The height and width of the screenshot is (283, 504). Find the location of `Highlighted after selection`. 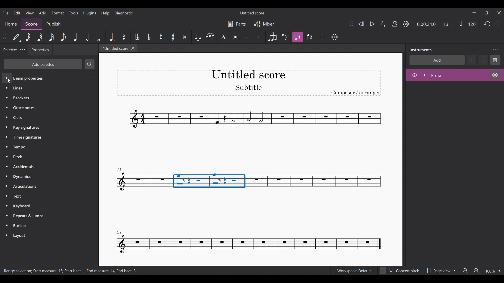

Highlighted after selection is located at coordinates (298, 37).